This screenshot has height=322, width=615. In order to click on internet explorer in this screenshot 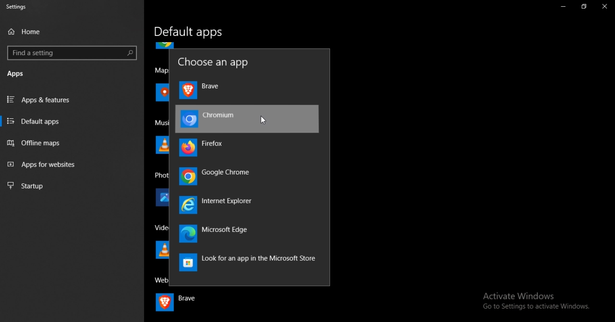, I will do `click(223, 206)`.